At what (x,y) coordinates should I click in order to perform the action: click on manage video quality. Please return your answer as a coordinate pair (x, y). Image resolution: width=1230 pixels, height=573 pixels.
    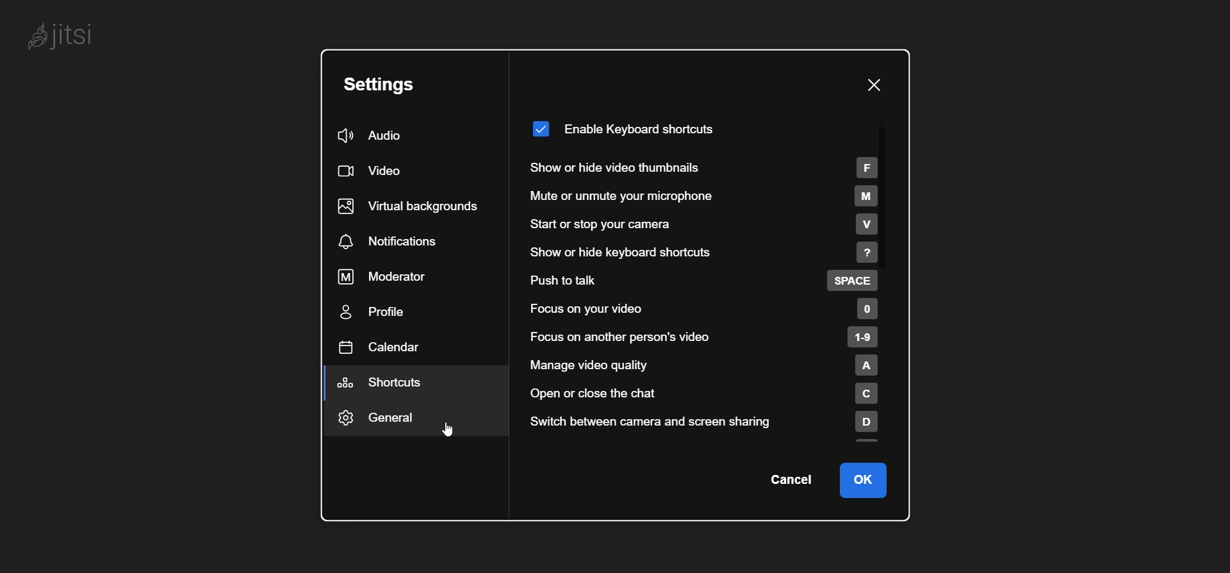
    Looking at the image, I should click on (712, 365).